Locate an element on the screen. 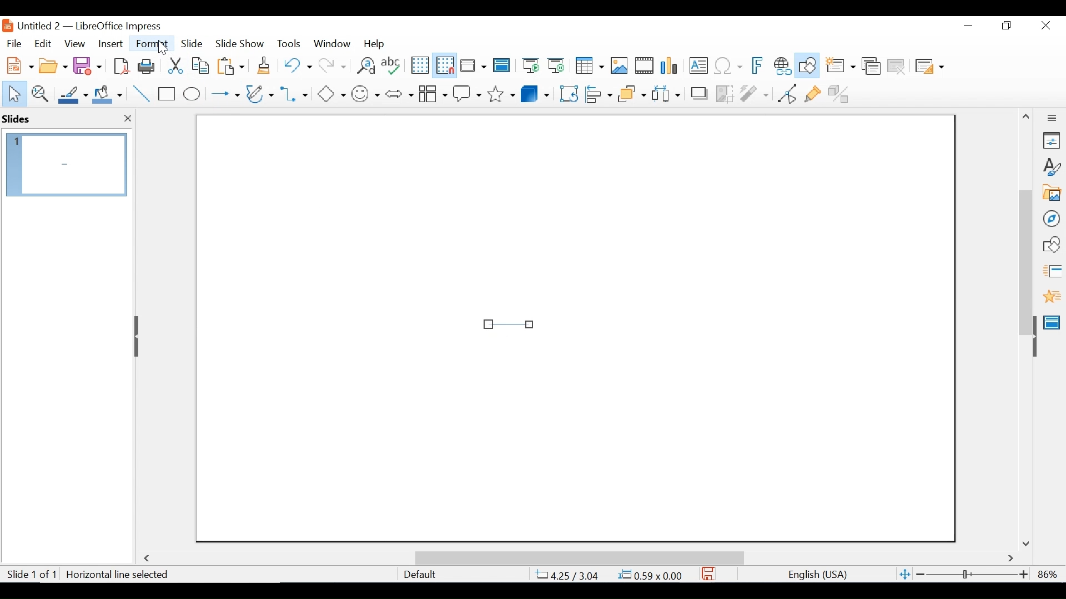 The width and height of the screenshot is (1066, 599). Zoom Slider is located at coordinates (971, 575).